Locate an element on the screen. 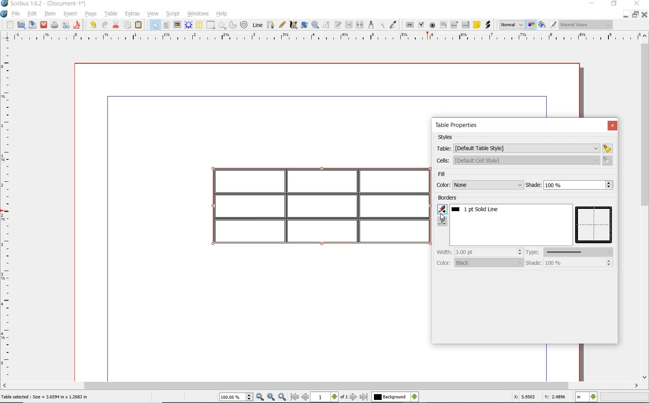  width is located at coordinates (479, 252).